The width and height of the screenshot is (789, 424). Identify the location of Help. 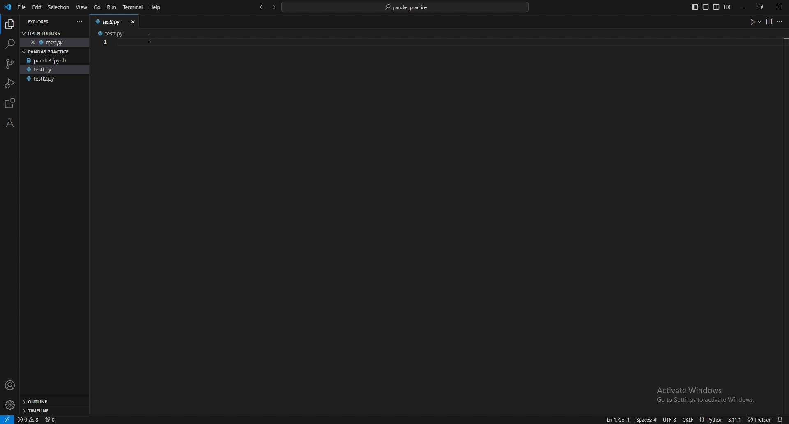
(155, 7).